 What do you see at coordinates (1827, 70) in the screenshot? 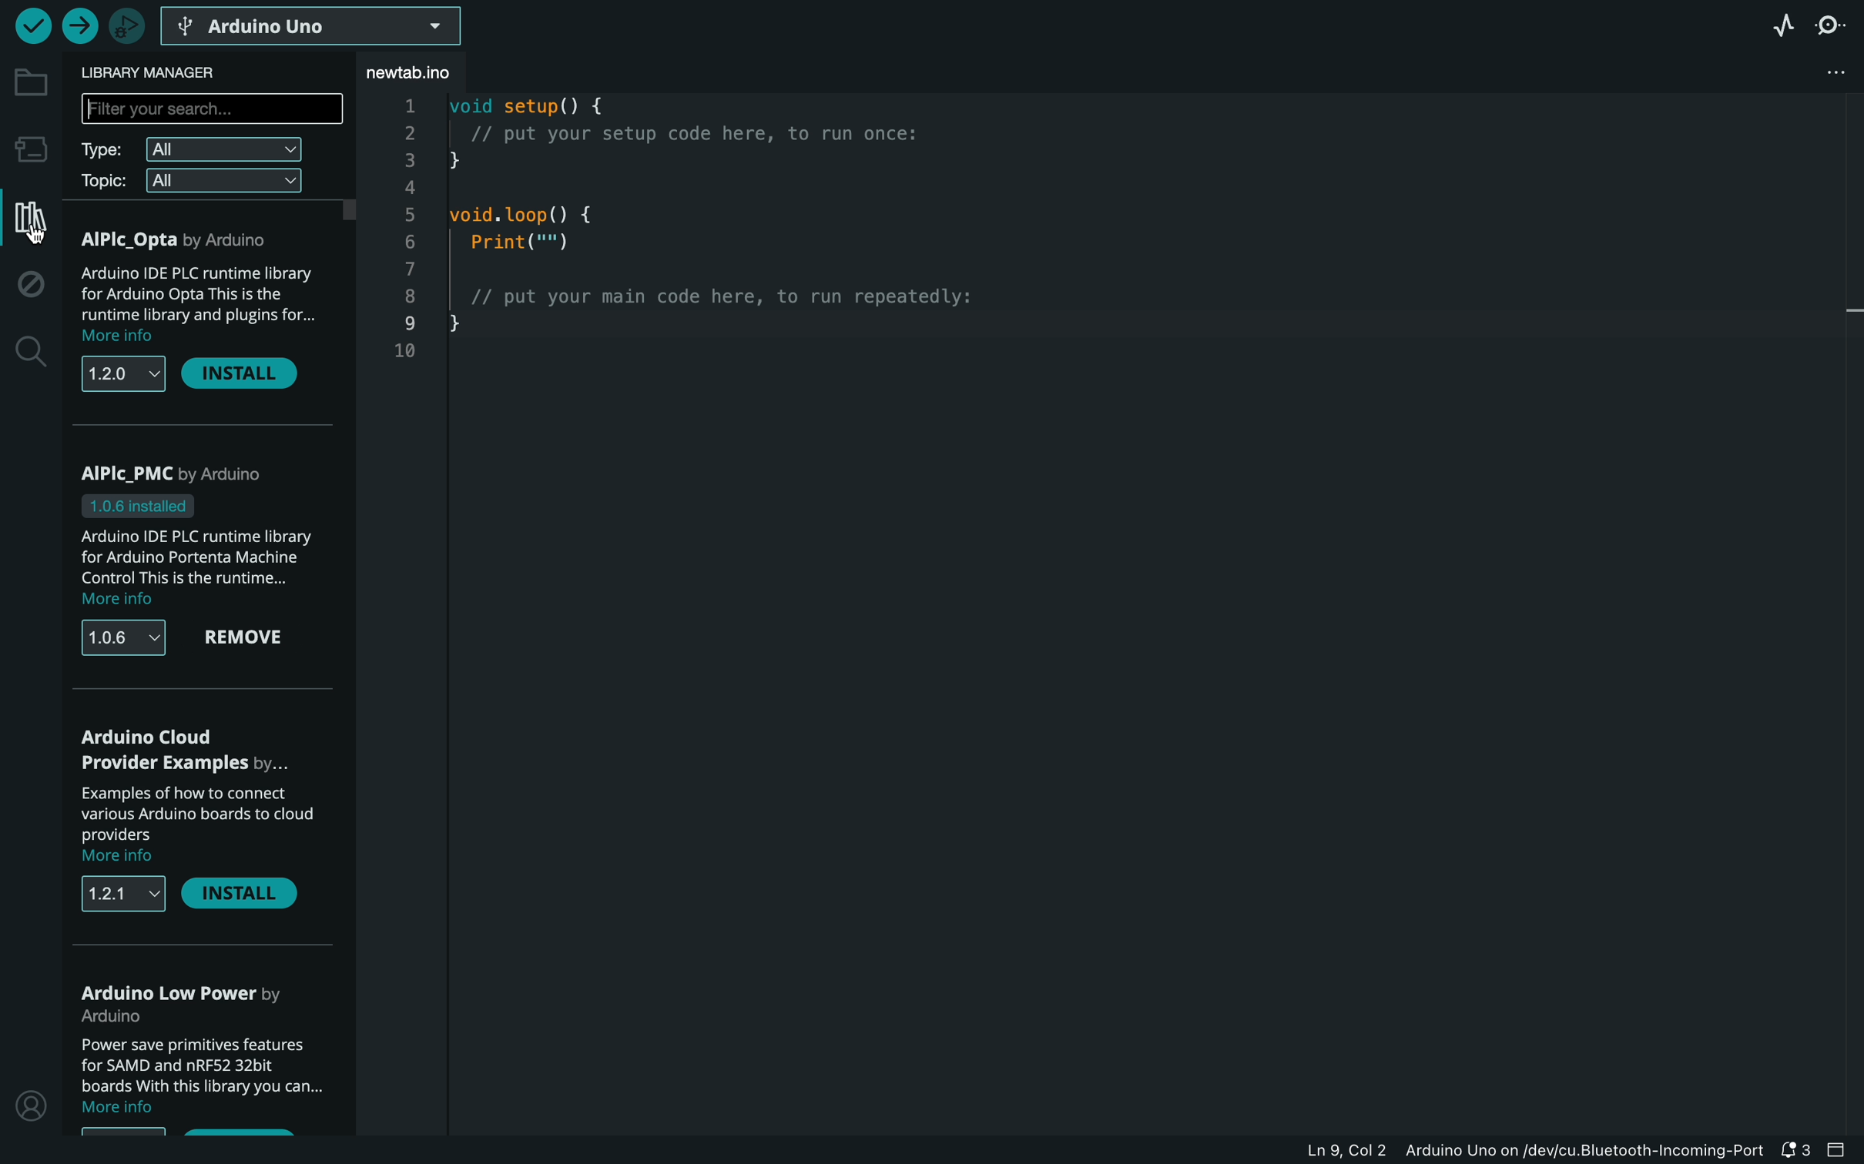
I see `file setting` at bounding box center [1827, 70].